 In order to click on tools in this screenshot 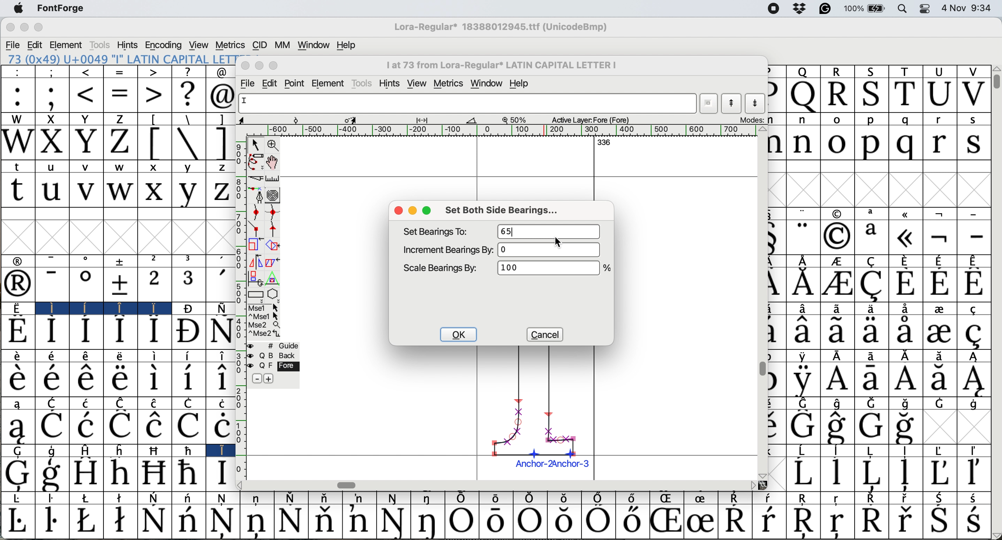, I will do `click(99, 46)`.